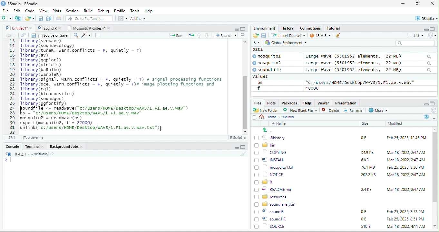 Image resolution: width=439 pixels, height=232 pixels. Describe the element at coordinates (73, 10) in the screenshot. I see `Session` at that location.